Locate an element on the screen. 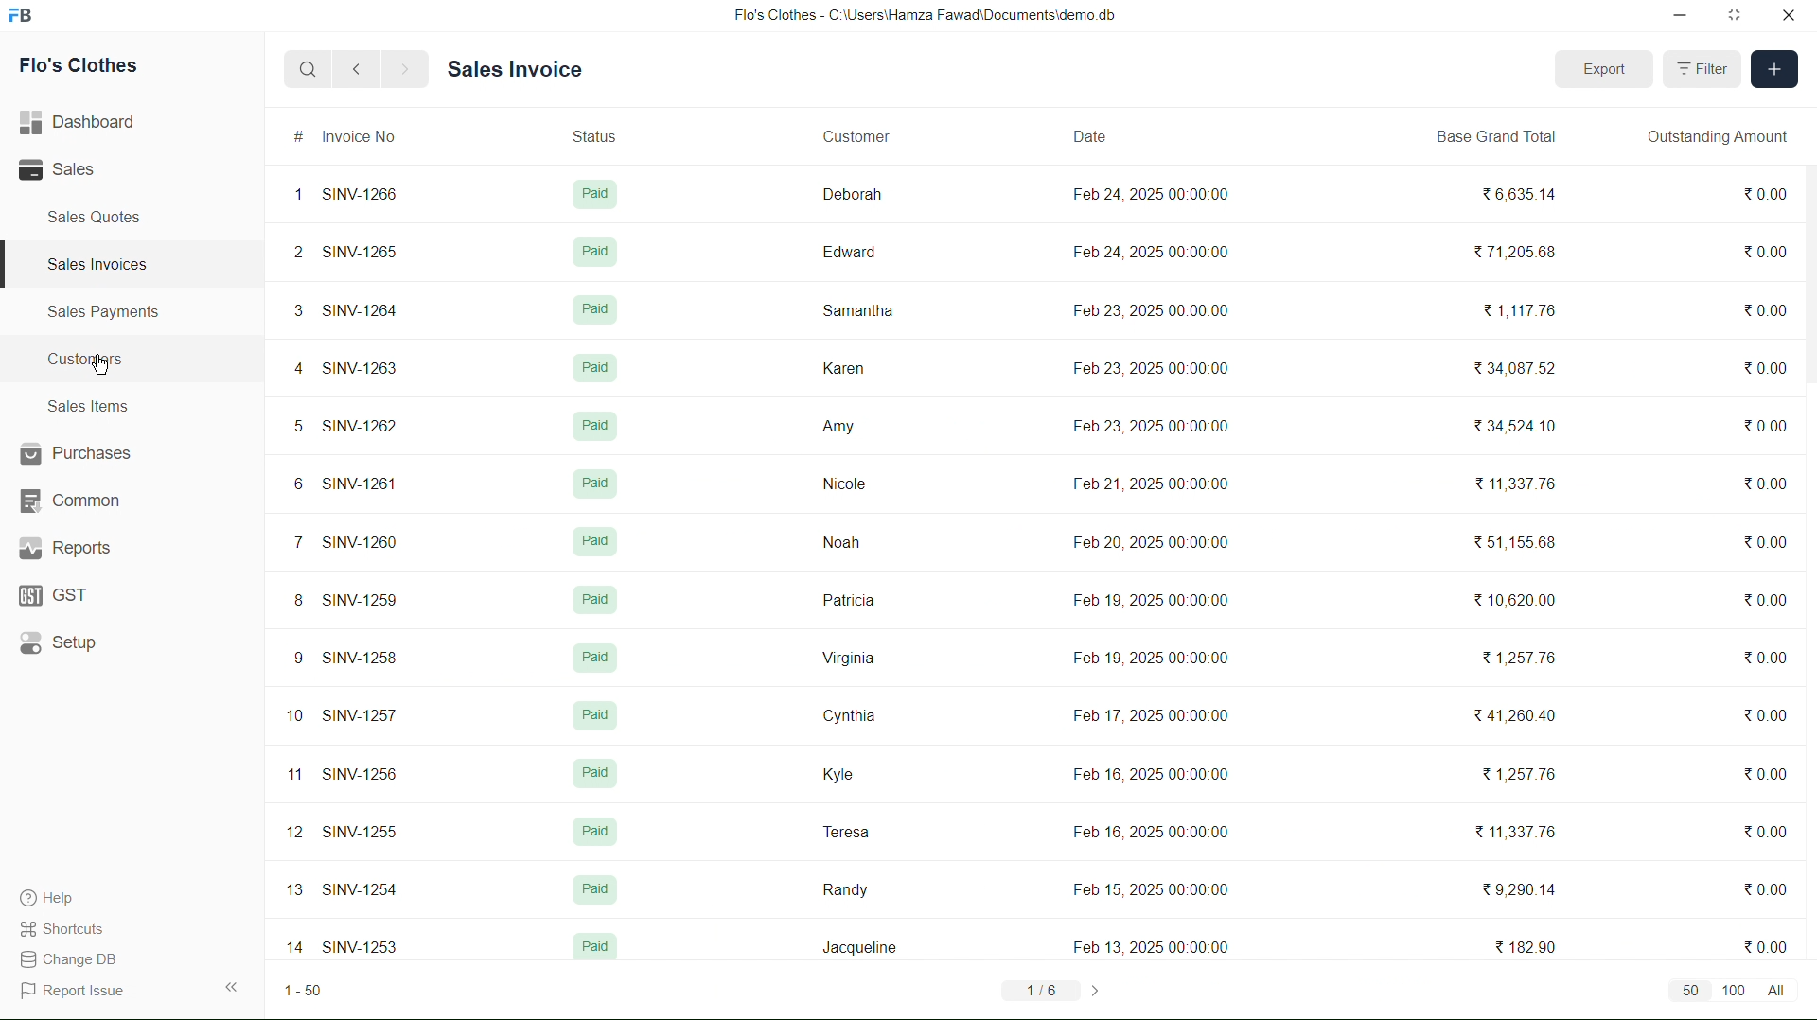  Feb 23, 2025 00:00:00 is located at coordinates (1148, 307).